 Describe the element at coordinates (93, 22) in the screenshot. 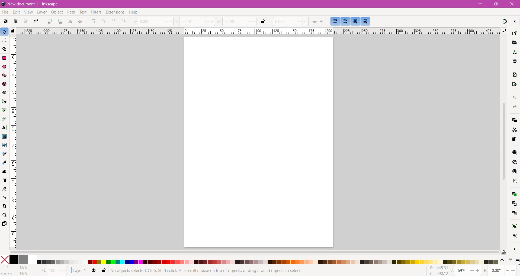

I see `Riase to Top` at that location.